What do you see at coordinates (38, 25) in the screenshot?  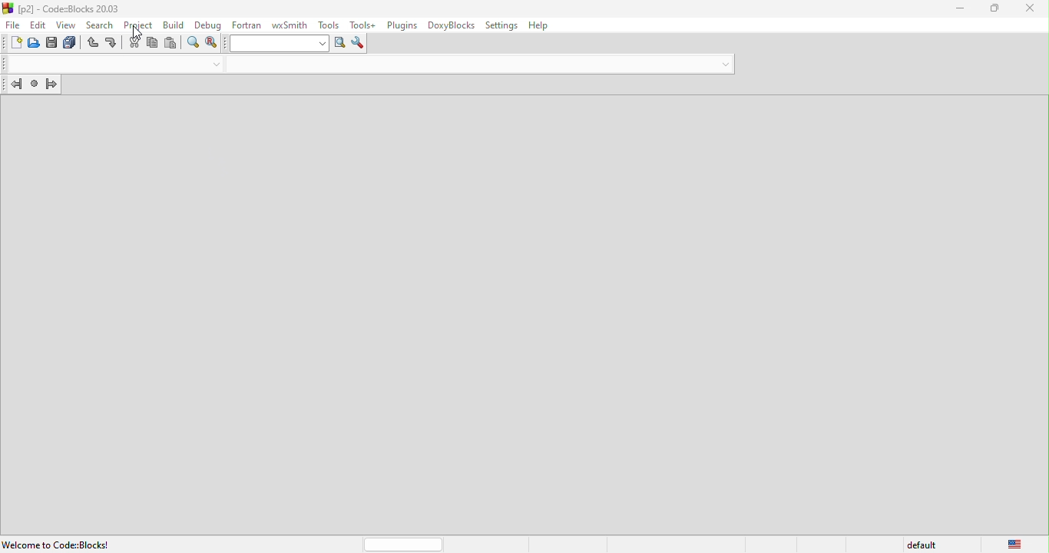 I see `edit` at bounding box center [38, 25].